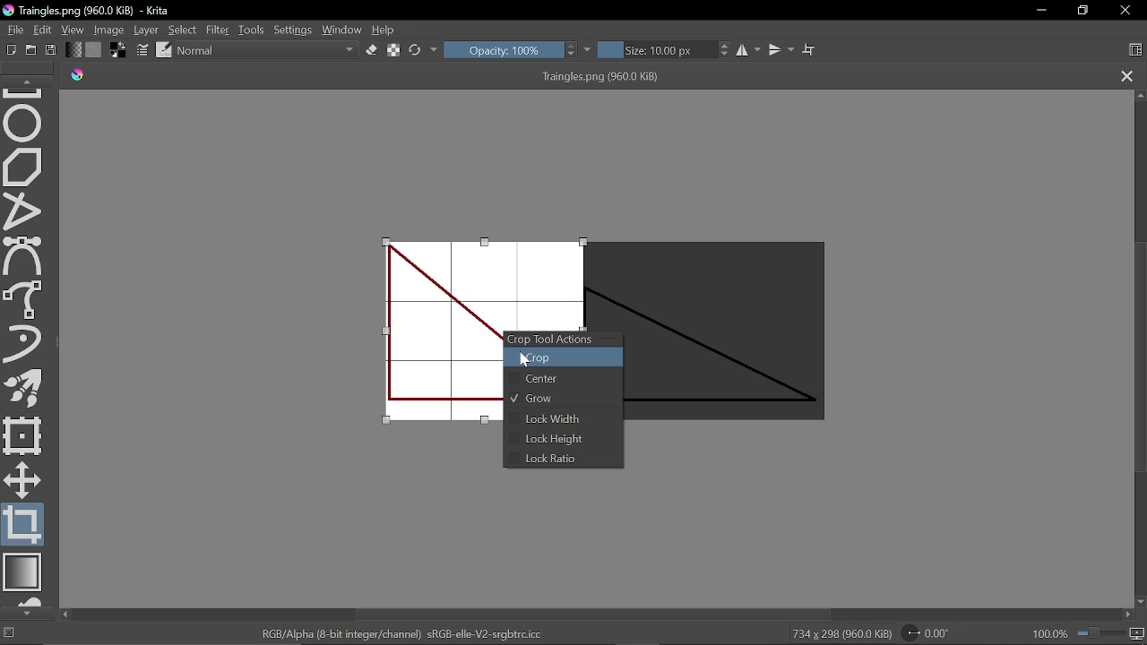  What do you see at coordinates (549, 437) in the screenshot?
I see `Lock height` at bounding box center [549, 437].